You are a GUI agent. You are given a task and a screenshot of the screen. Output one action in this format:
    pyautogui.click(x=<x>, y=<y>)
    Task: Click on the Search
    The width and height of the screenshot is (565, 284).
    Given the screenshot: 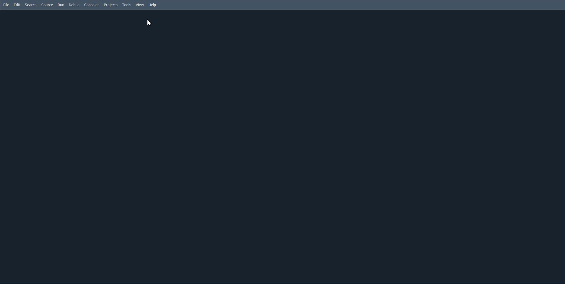 What is the action you would take?
    pyautogui.click(x=31, y=5)
    